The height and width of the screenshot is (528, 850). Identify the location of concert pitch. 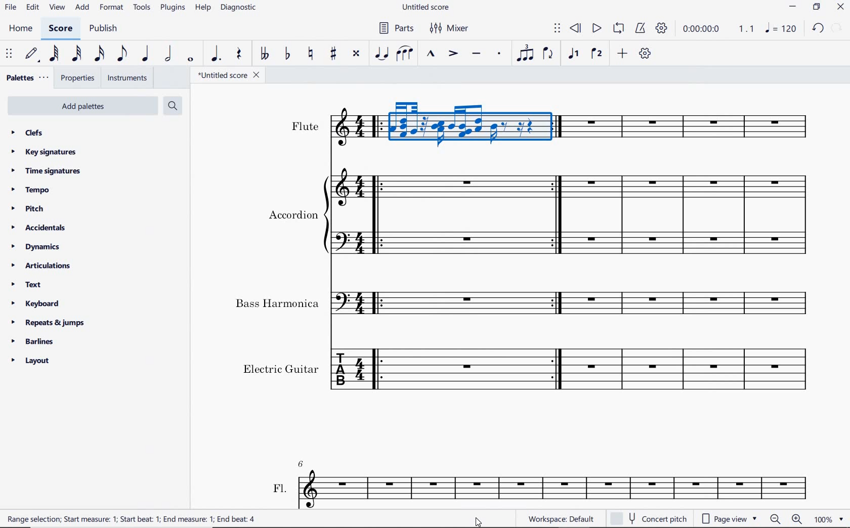
(649, 518).